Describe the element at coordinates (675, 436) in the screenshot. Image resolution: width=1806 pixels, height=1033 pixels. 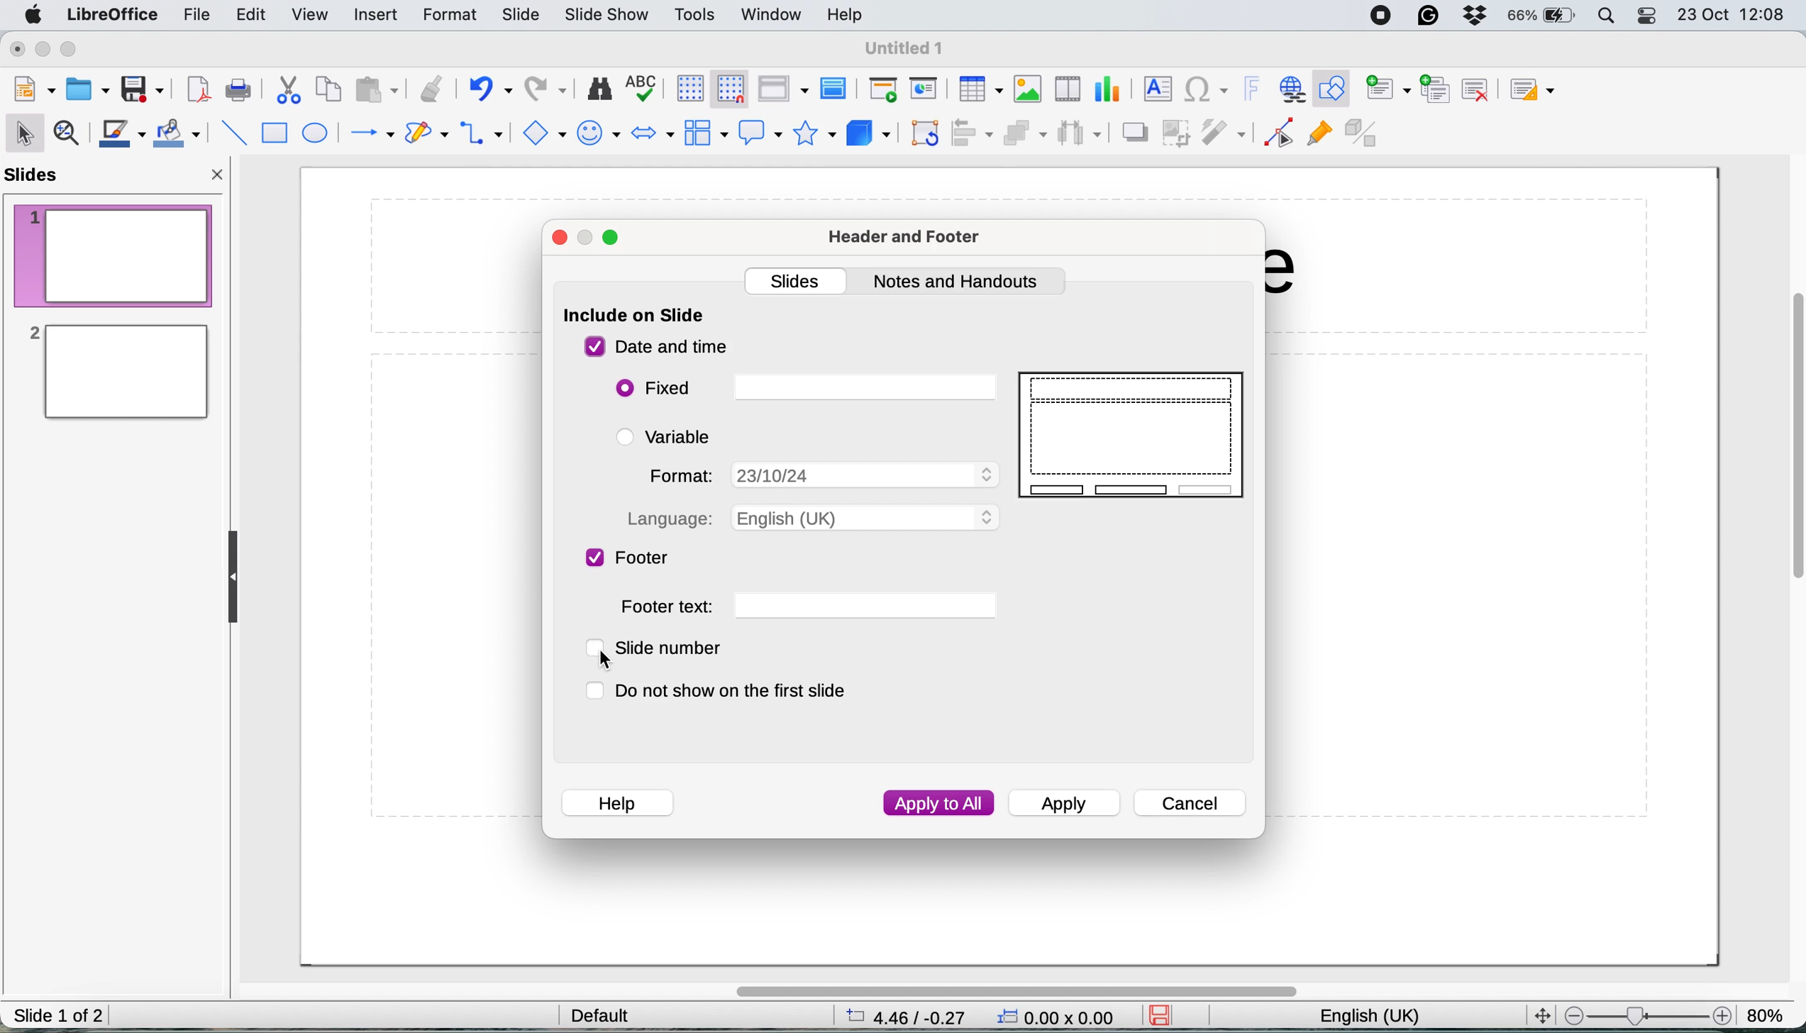
I see `variable` at that location.